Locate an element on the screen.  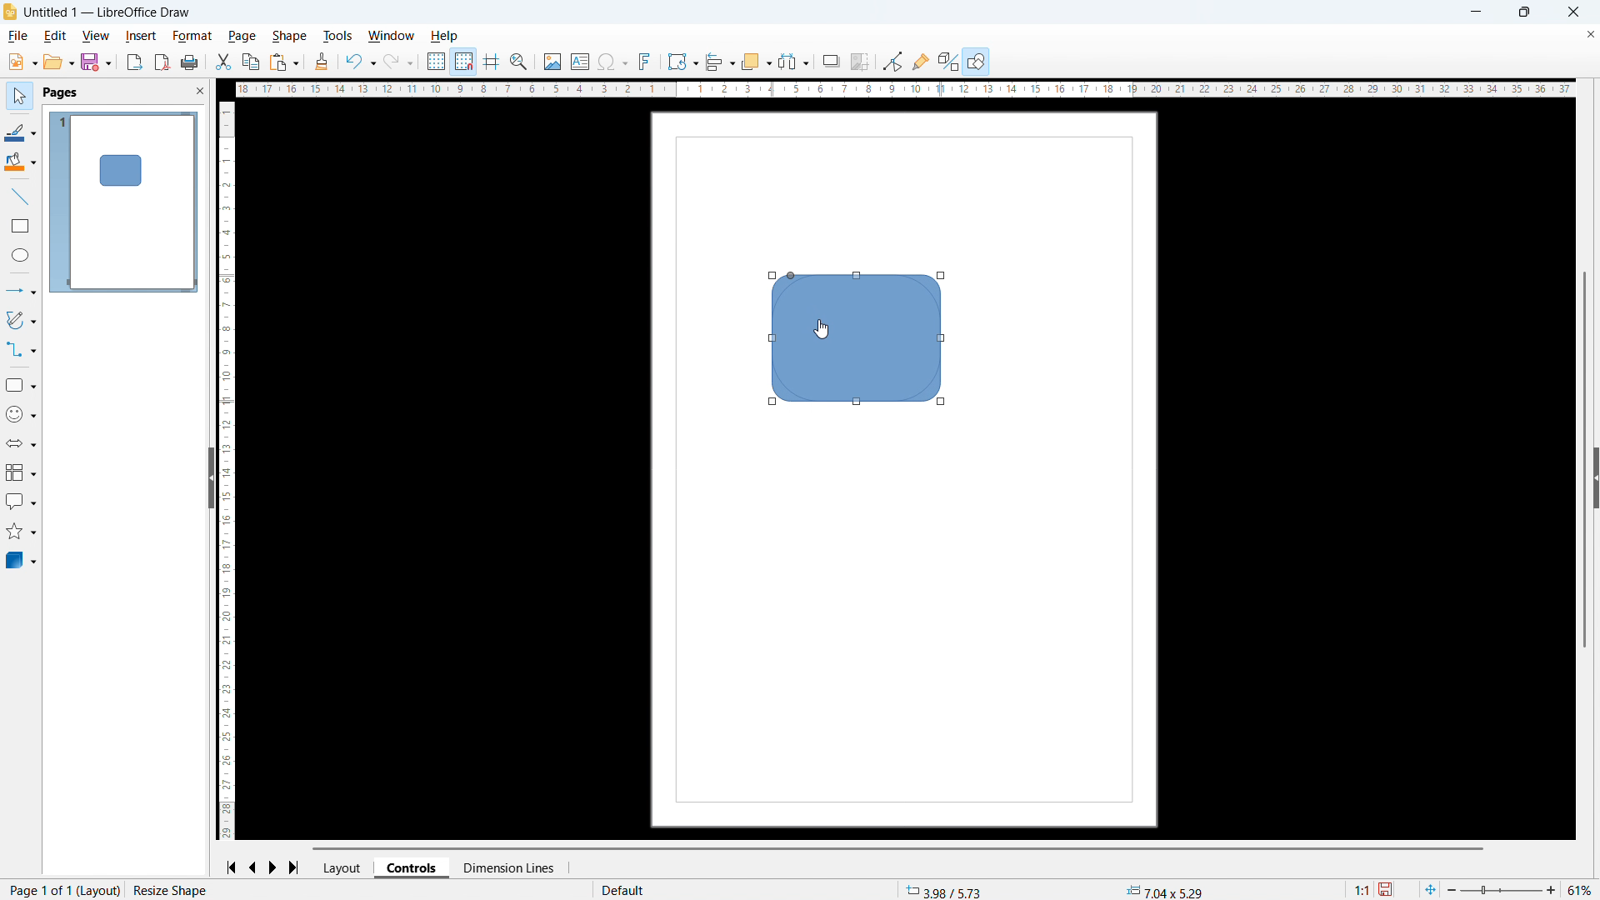
Page number  is located at coordinates (62, 890).